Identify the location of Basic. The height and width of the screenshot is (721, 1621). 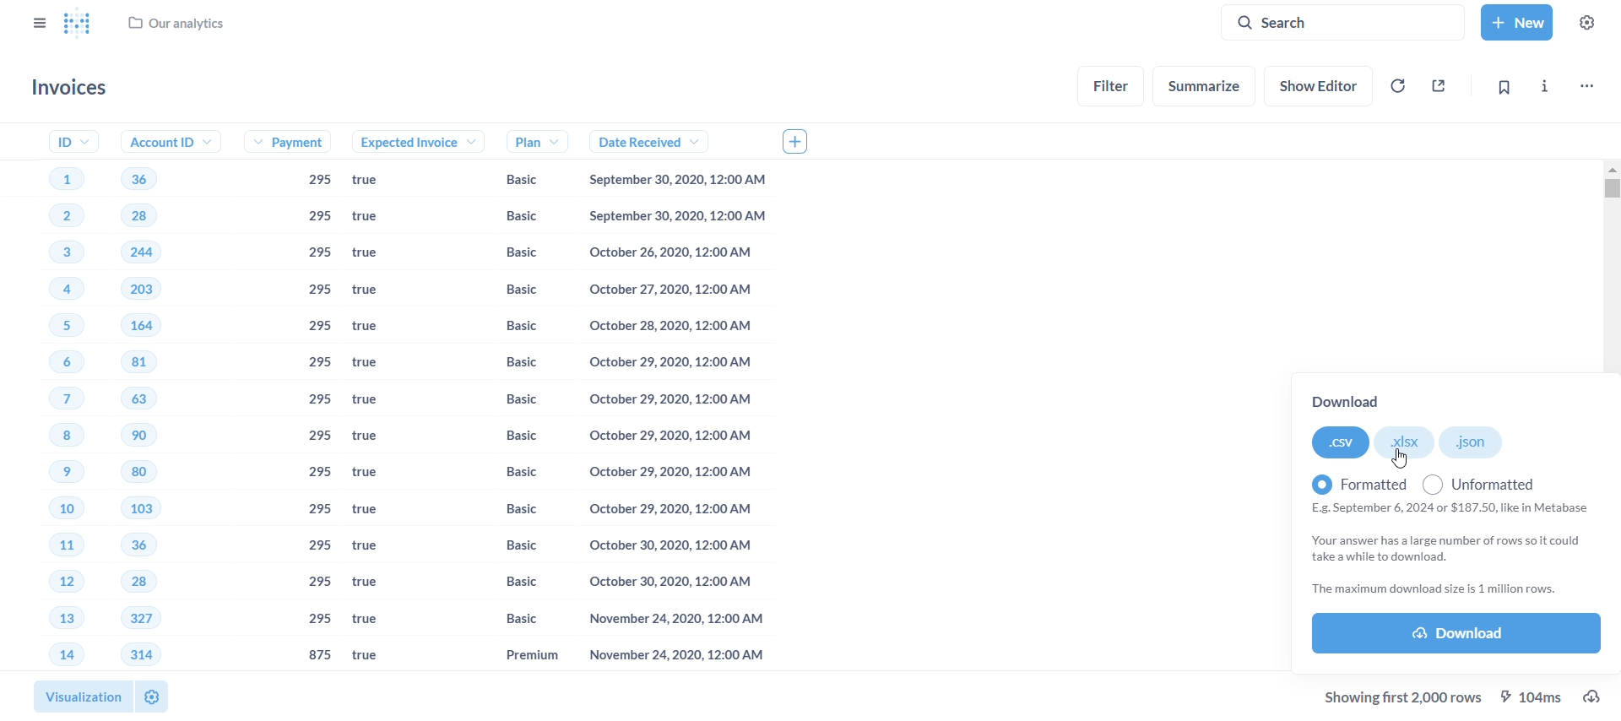
(507, 253).